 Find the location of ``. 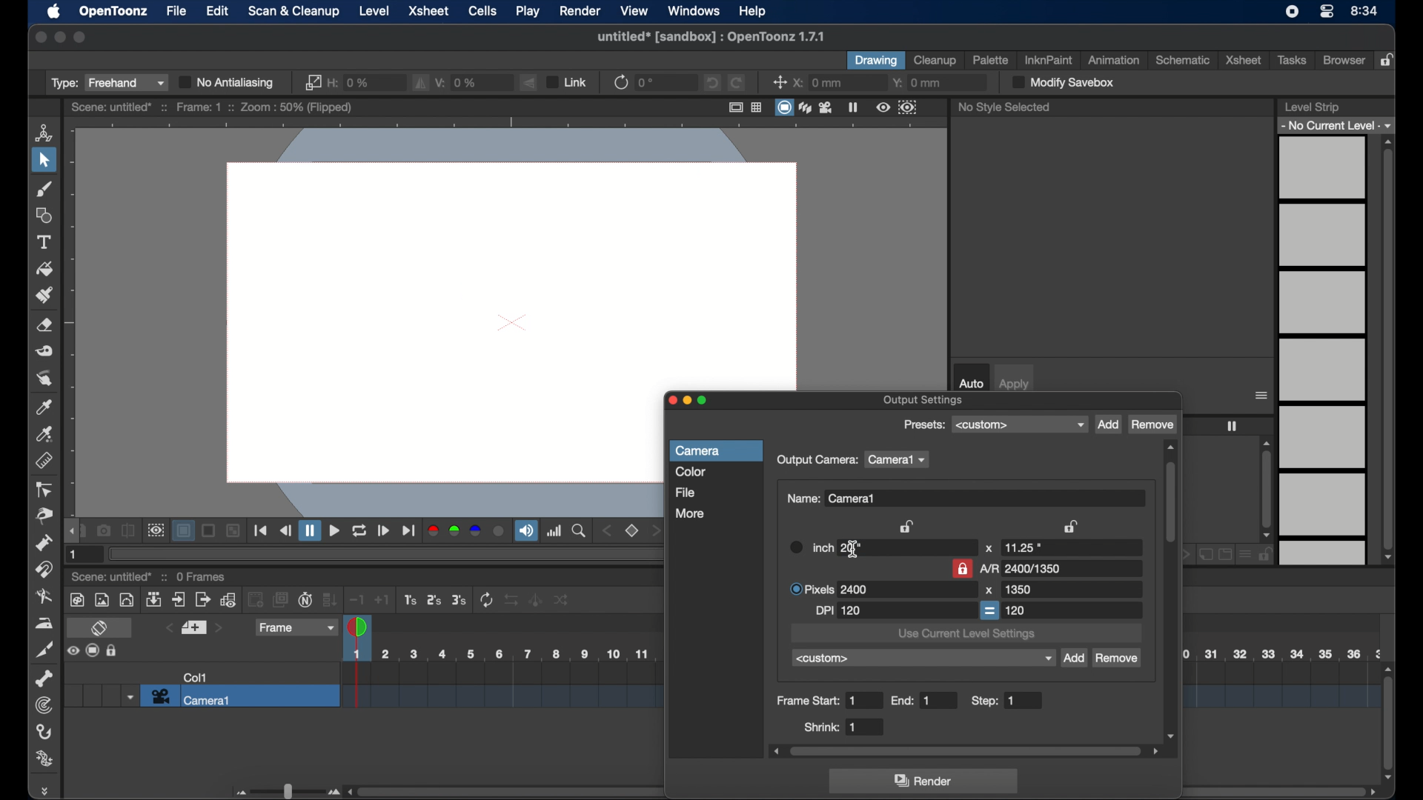

 is located at coordinates (336, 533).